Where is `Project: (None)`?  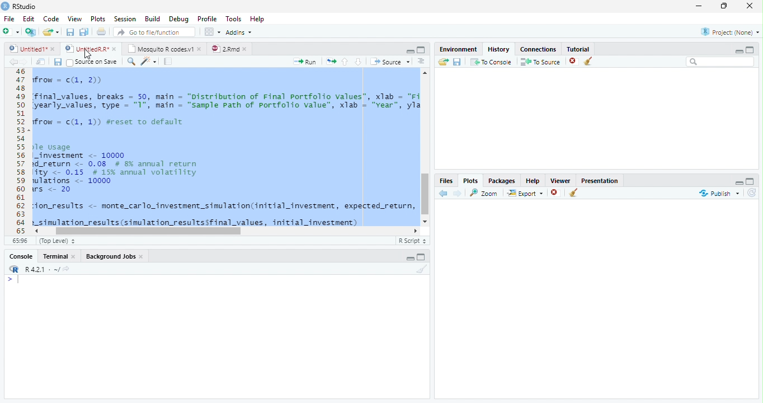 Project: (None) is located at coordinates (728, 32).